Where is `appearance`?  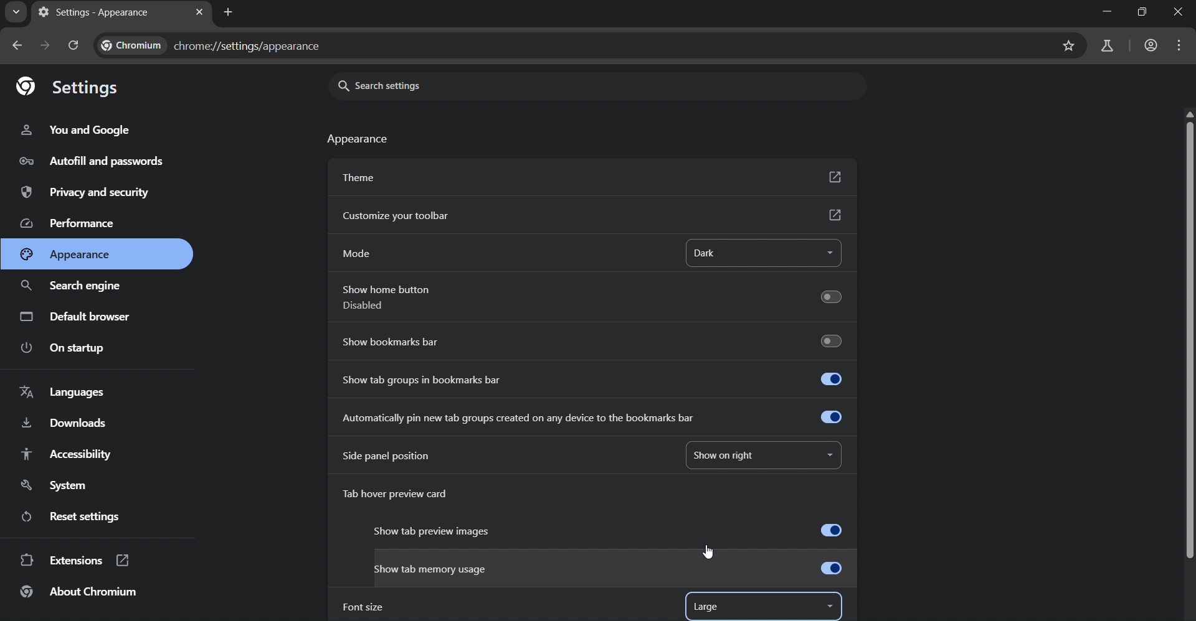 appearance is located at coordinates (67, 253).